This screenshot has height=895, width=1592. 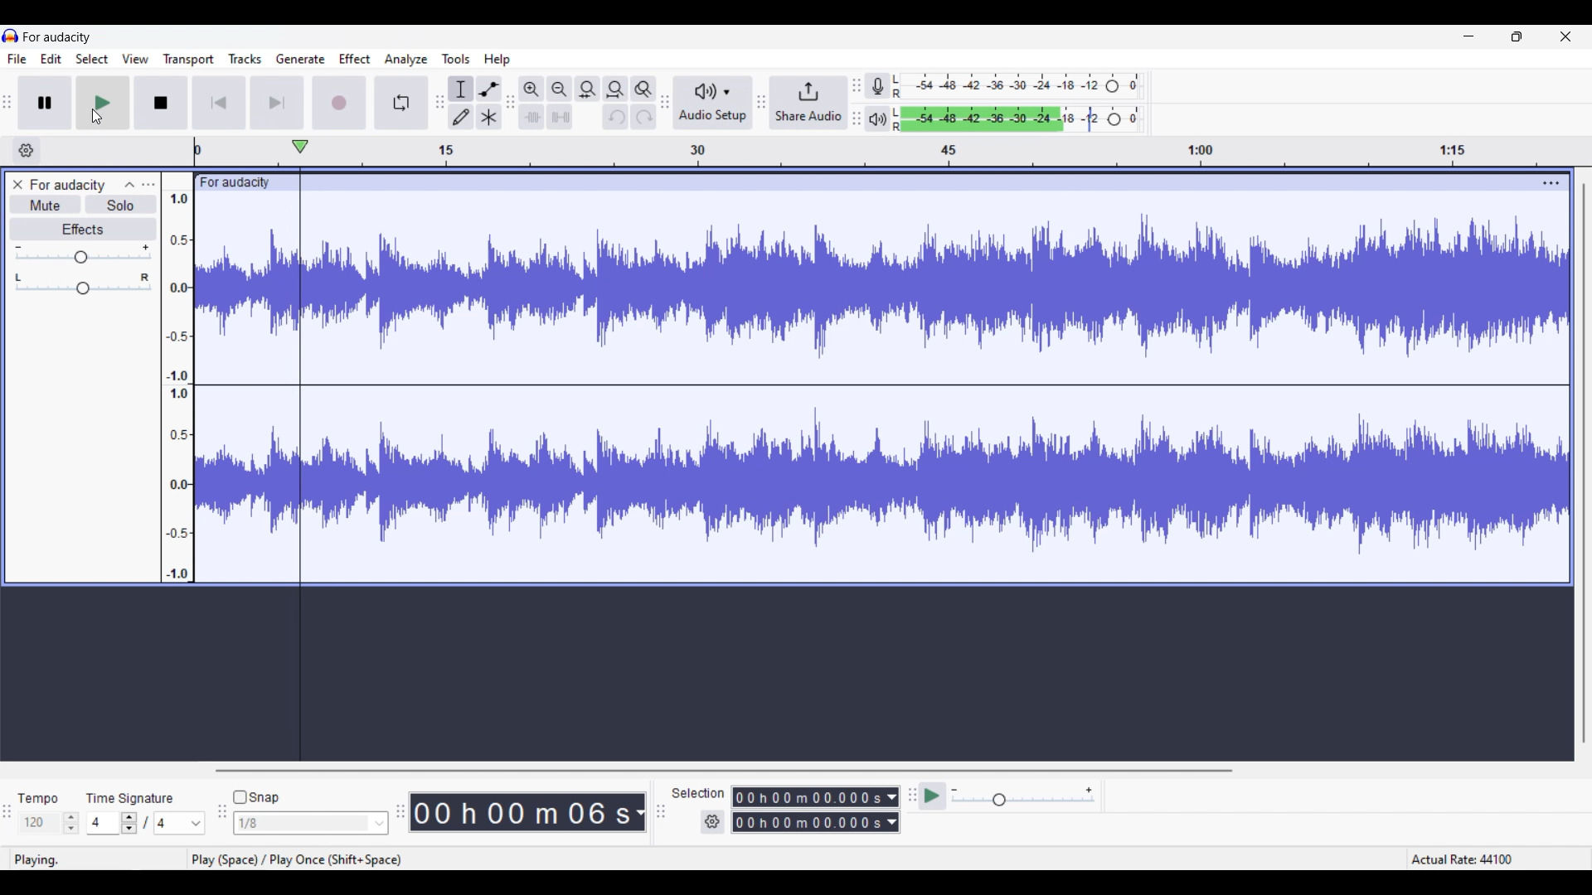 What do you see at coordinates (245, 58) in the screenshot?
I see `Tracks menu` at bounding box center [245, 58].